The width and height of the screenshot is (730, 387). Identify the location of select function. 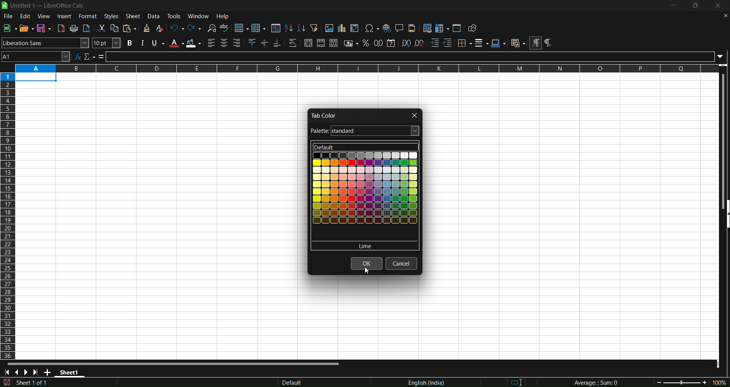
(89, 56).